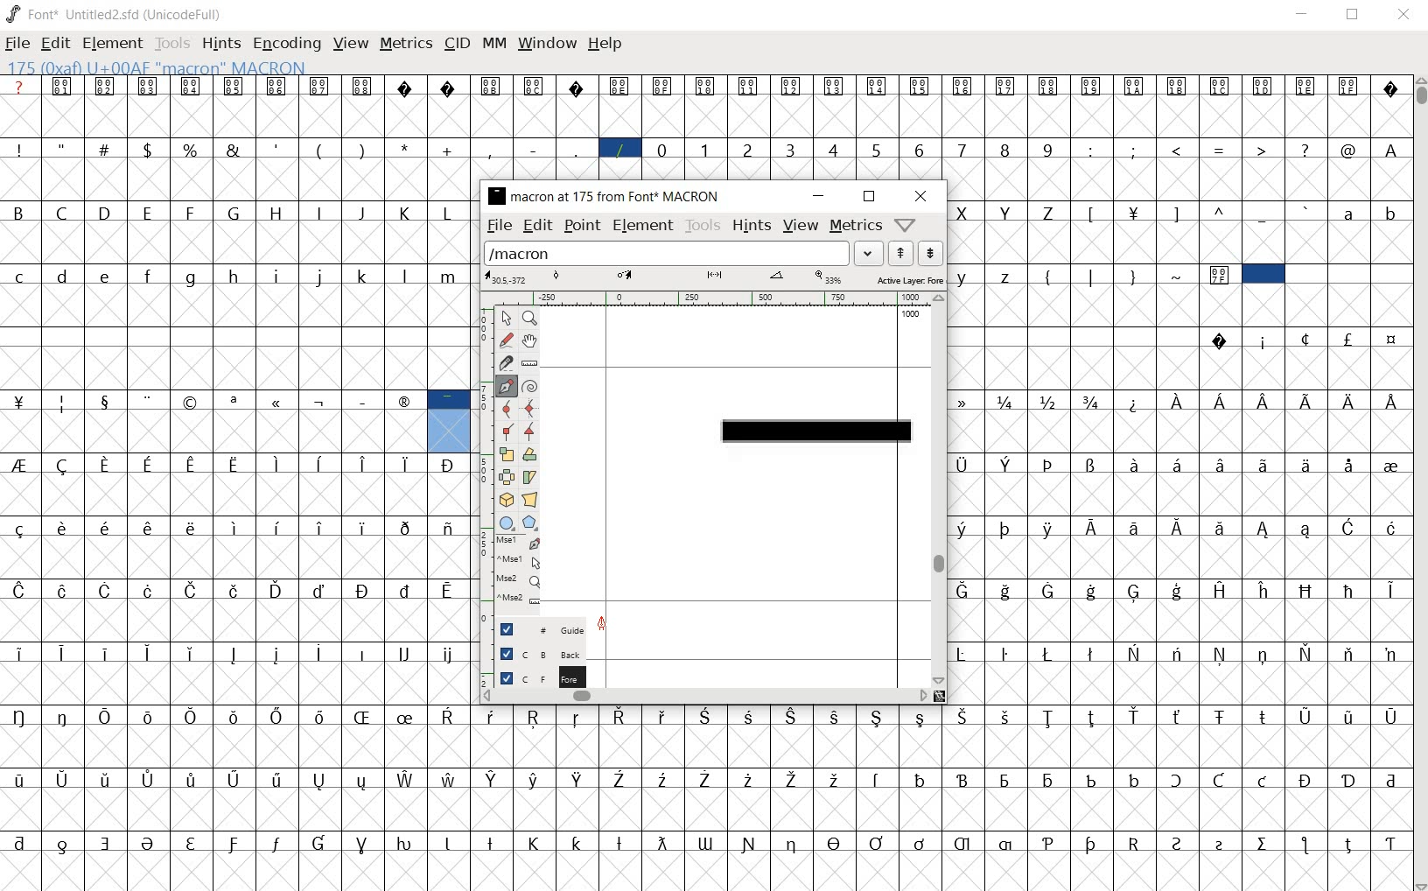  What do you see at coordinates (403, 655) in the screenshot?
I see `Symbol` at bounding box center [403, 655].